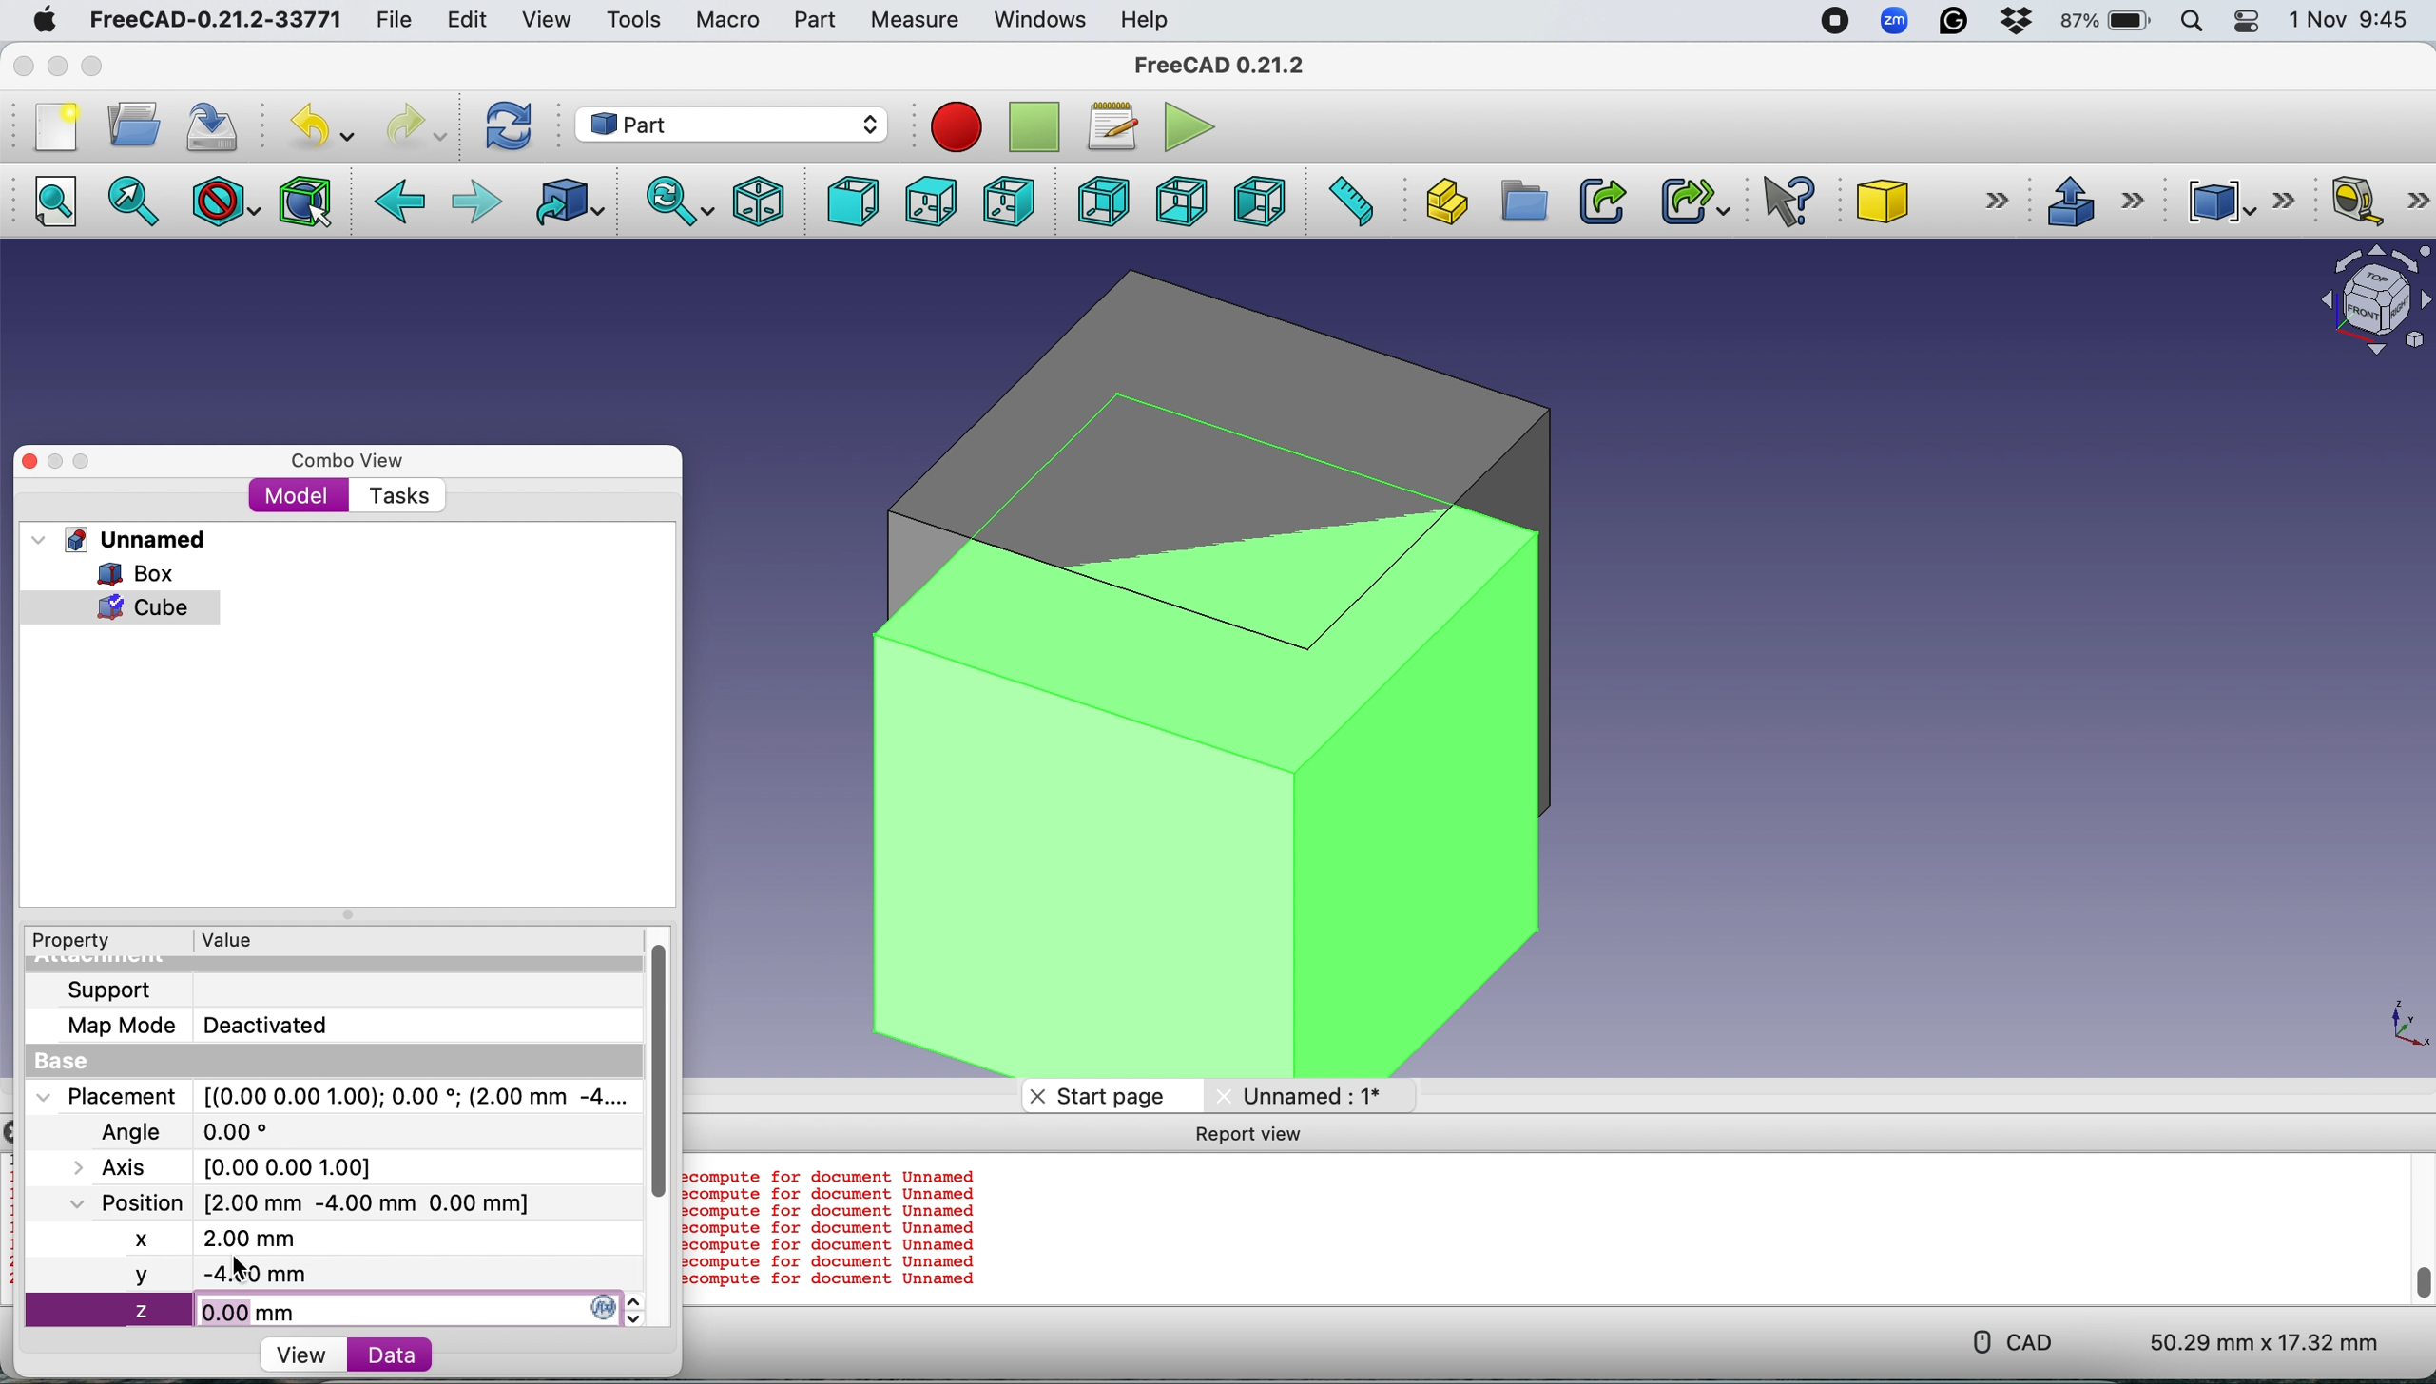  I want to click on Bottom, so click(1181, 201).